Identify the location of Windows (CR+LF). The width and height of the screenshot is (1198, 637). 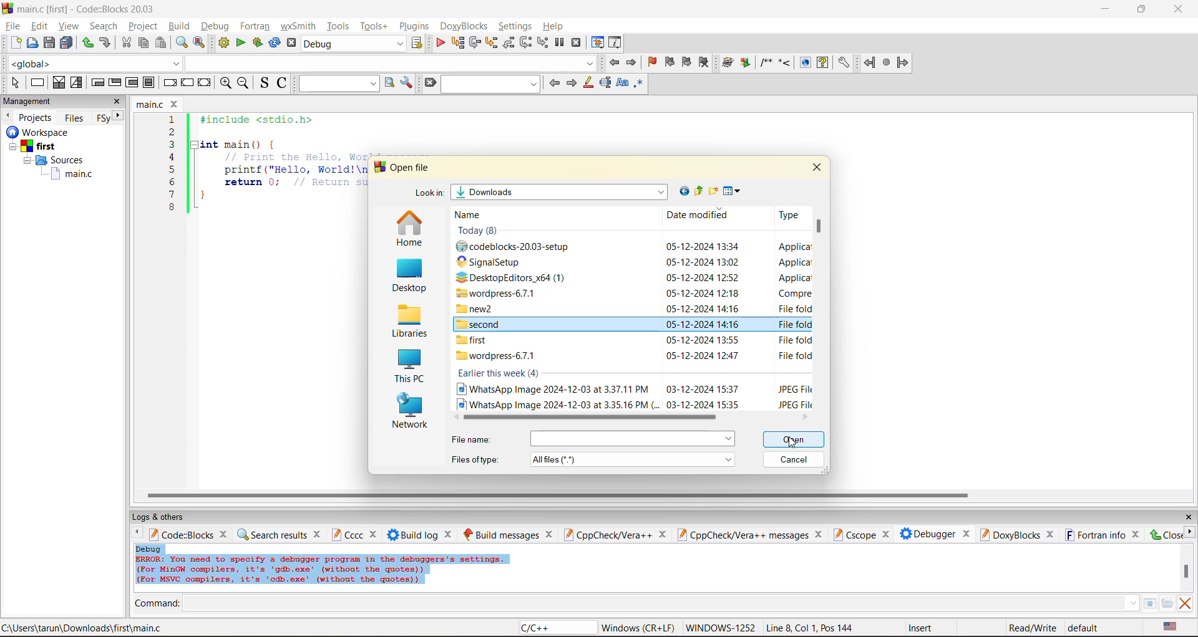
(640, 628).